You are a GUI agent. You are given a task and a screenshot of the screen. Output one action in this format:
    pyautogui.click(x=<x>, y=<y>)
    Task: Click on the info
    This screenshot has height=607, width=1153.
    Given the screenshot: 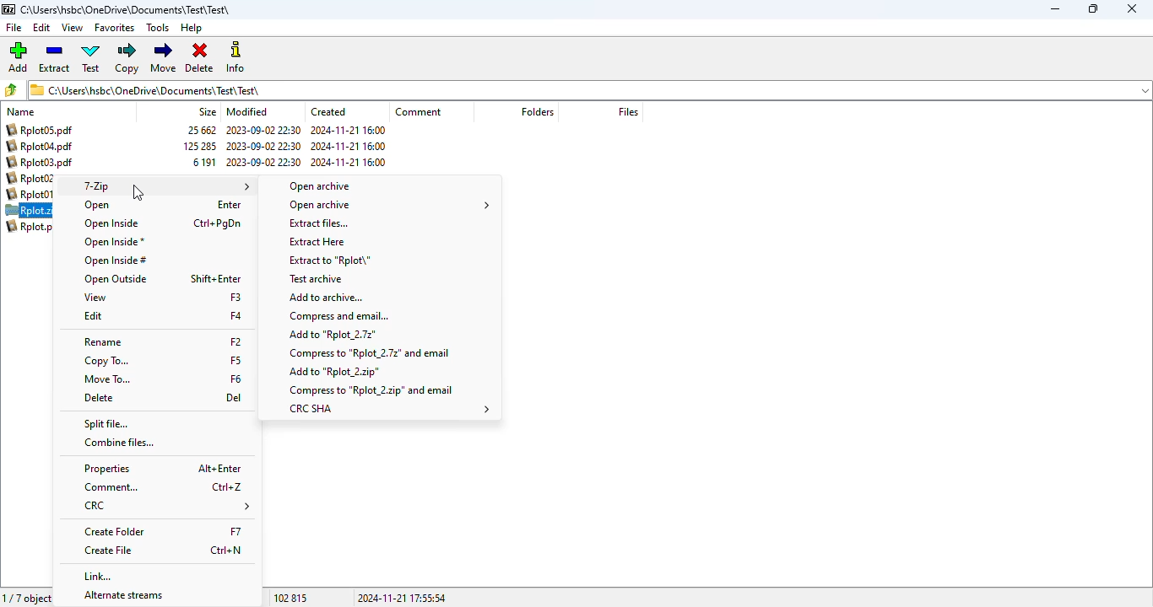 What is the action you would take?
    pyautogui.click(x=234, y=56)
    